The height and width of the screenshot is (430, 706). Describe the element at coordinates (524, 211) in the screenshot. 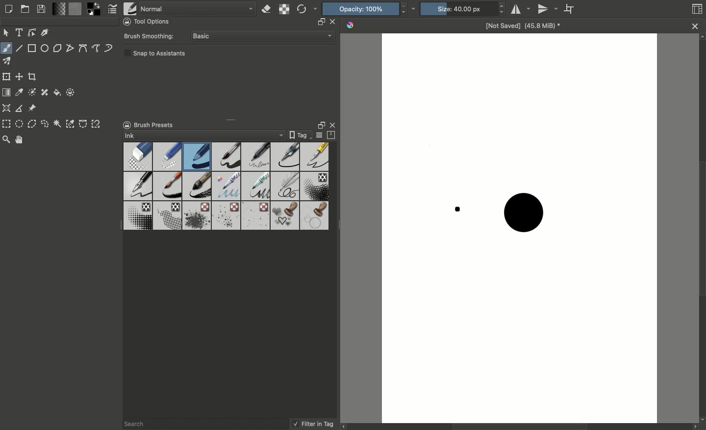

I see `Brush stroke` at that location.